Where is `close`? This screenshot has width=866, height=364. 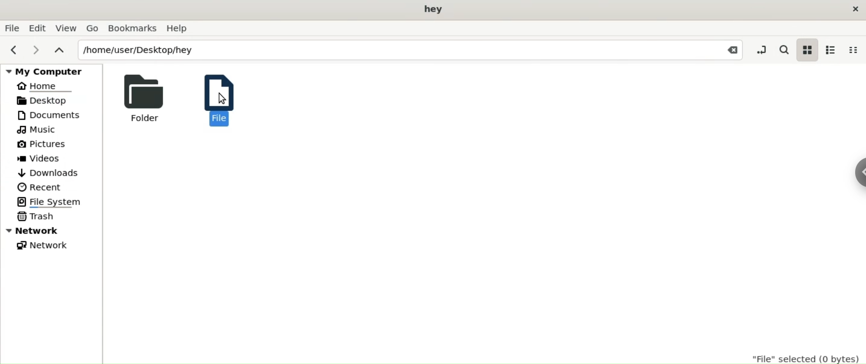 close is located at coordinates (853, 9).